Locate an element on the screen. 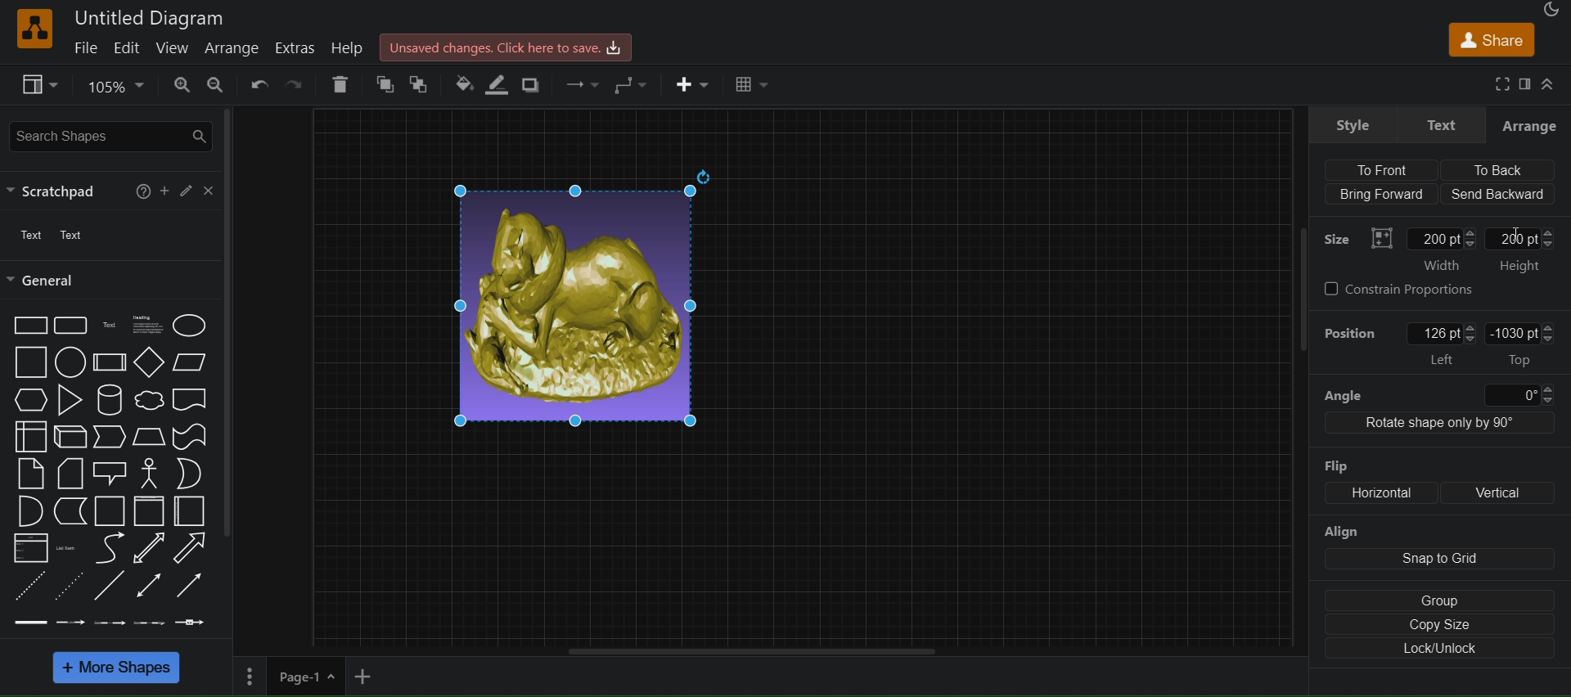 This screenshot has height=697, width=1571. To back (align) is located at coordinates (1501, 170).